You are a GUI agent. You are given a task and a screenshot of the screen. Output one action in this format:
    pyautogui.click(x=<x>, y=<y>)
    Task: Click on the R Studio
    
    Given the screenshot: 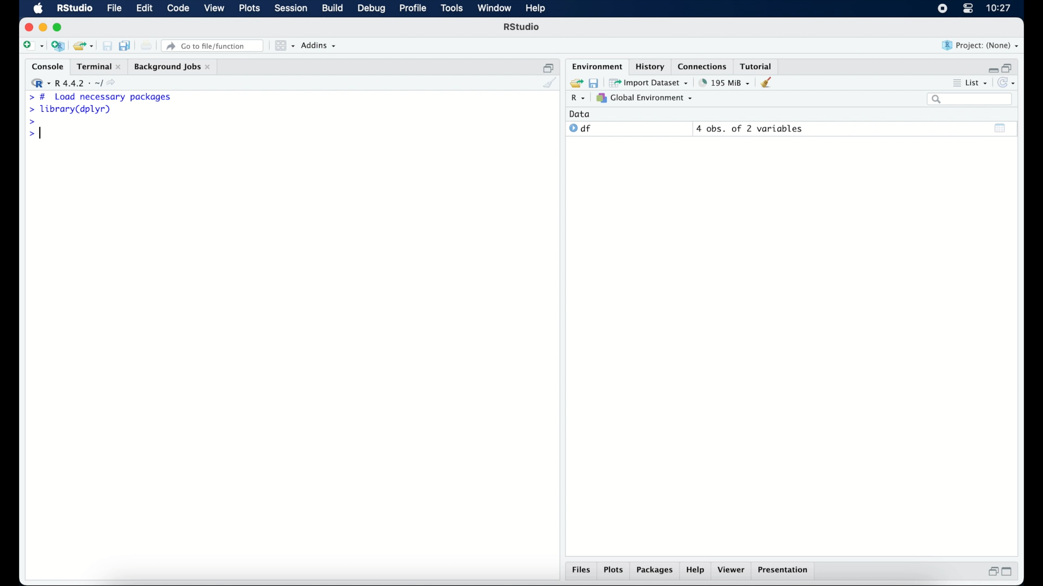 What is the action you would take?
    pyautogui.click(x=74, y=9)
    